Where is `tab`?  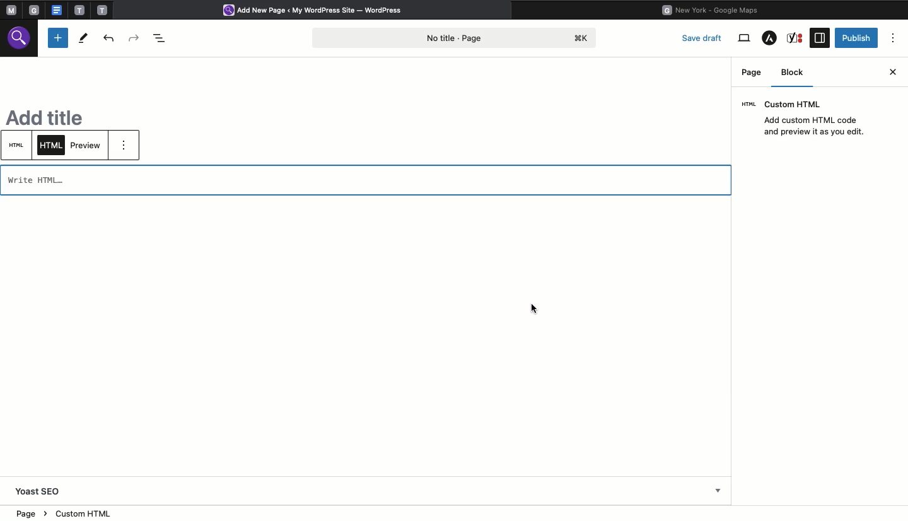
tab is located at coordinates (79, 10).